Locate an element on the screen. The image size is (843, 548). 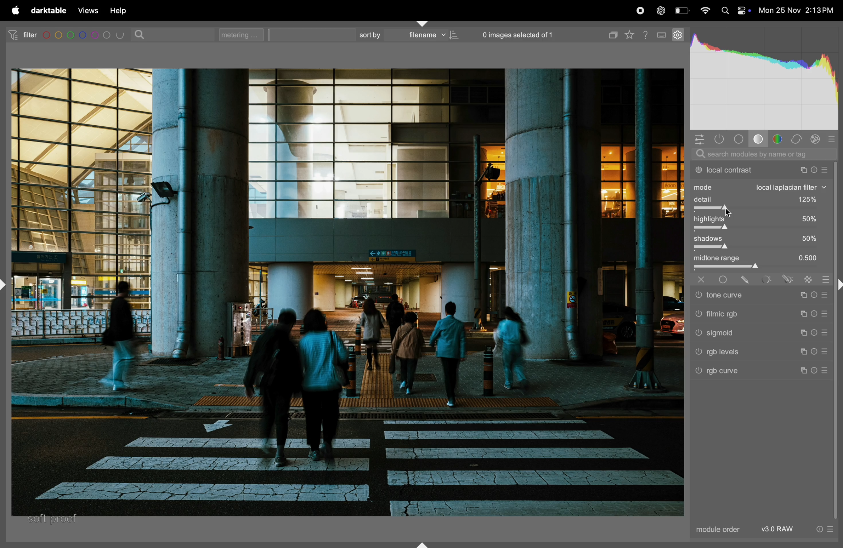
off is located at coordinates (703, 279).